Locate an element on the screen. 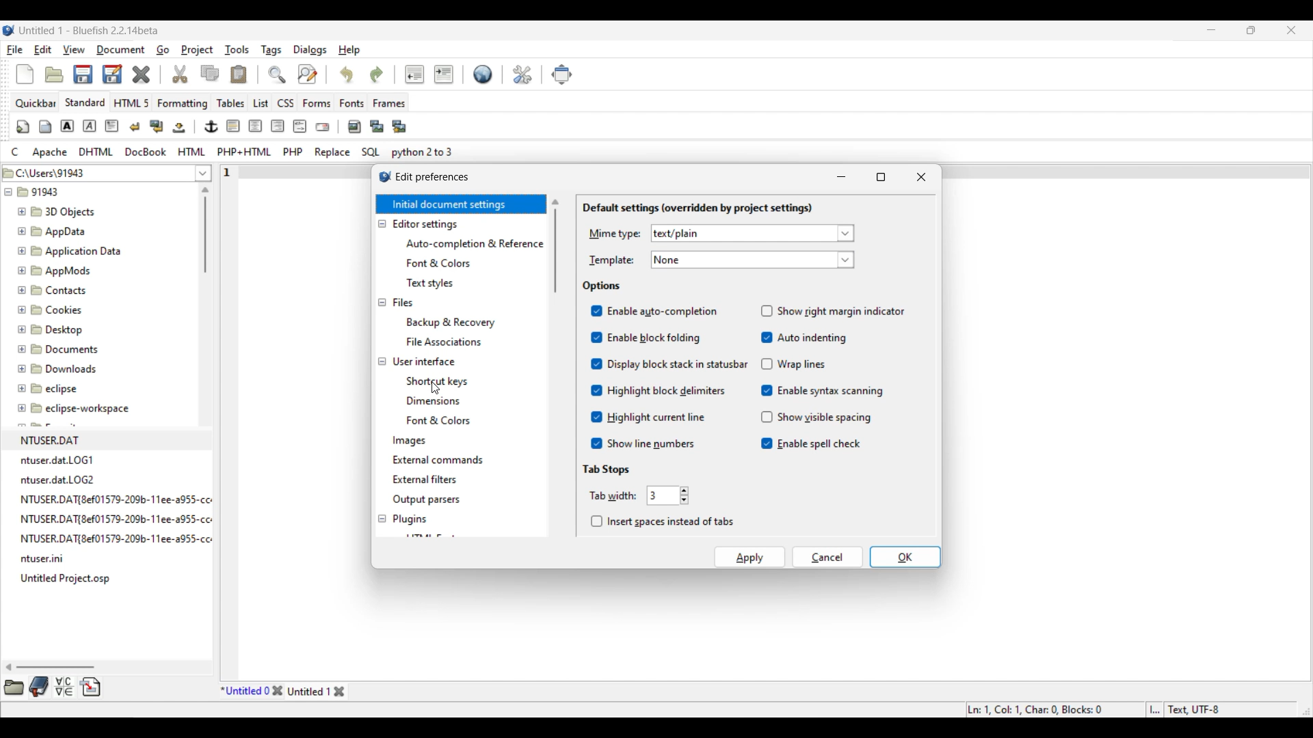 The width and height of the screenshot is (1313, 738). Highlight block delimiters is located at coordinates (659, 390).